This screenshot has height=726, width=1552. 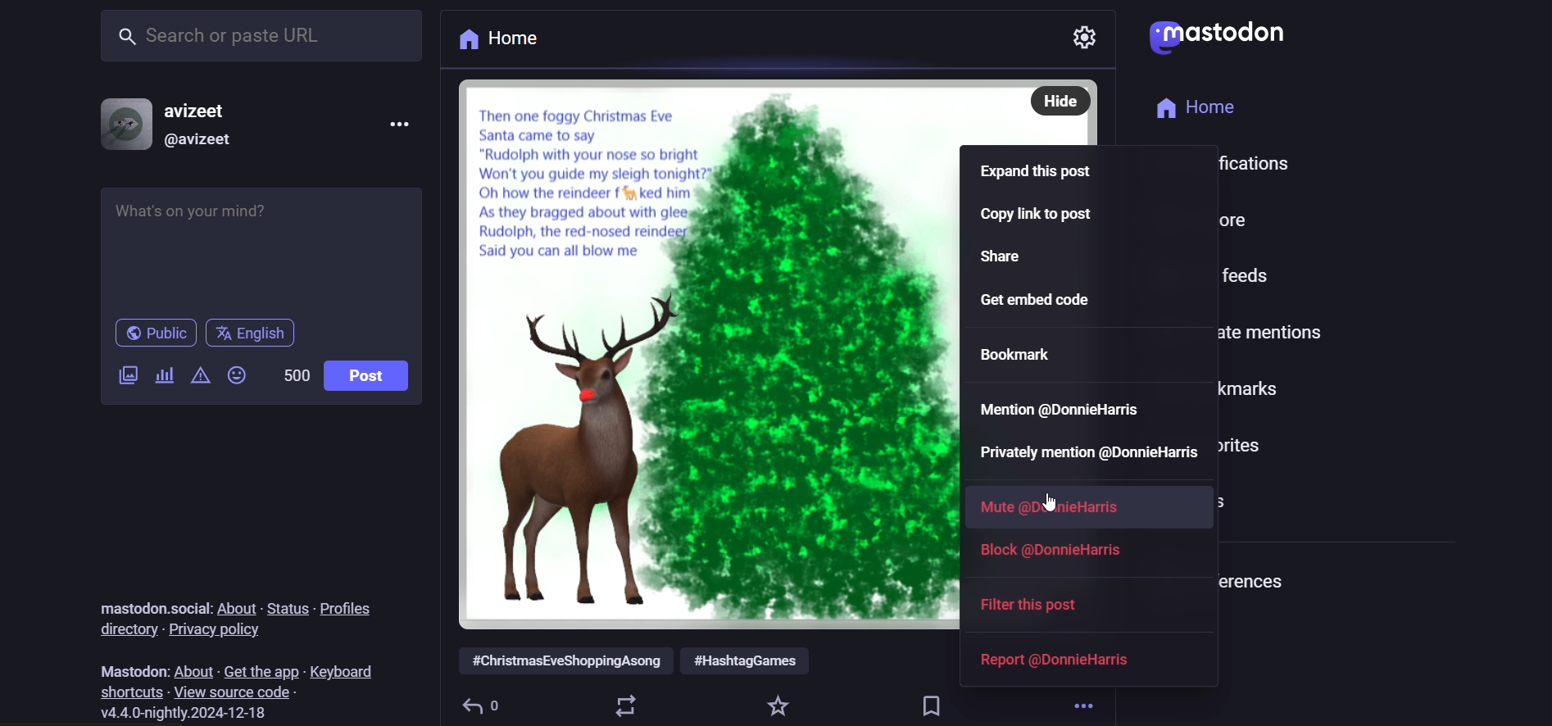 What do you see at coordinates (1019, 354) in the screenshot?
I see `bookmark` at bounding box center [1019, 354].